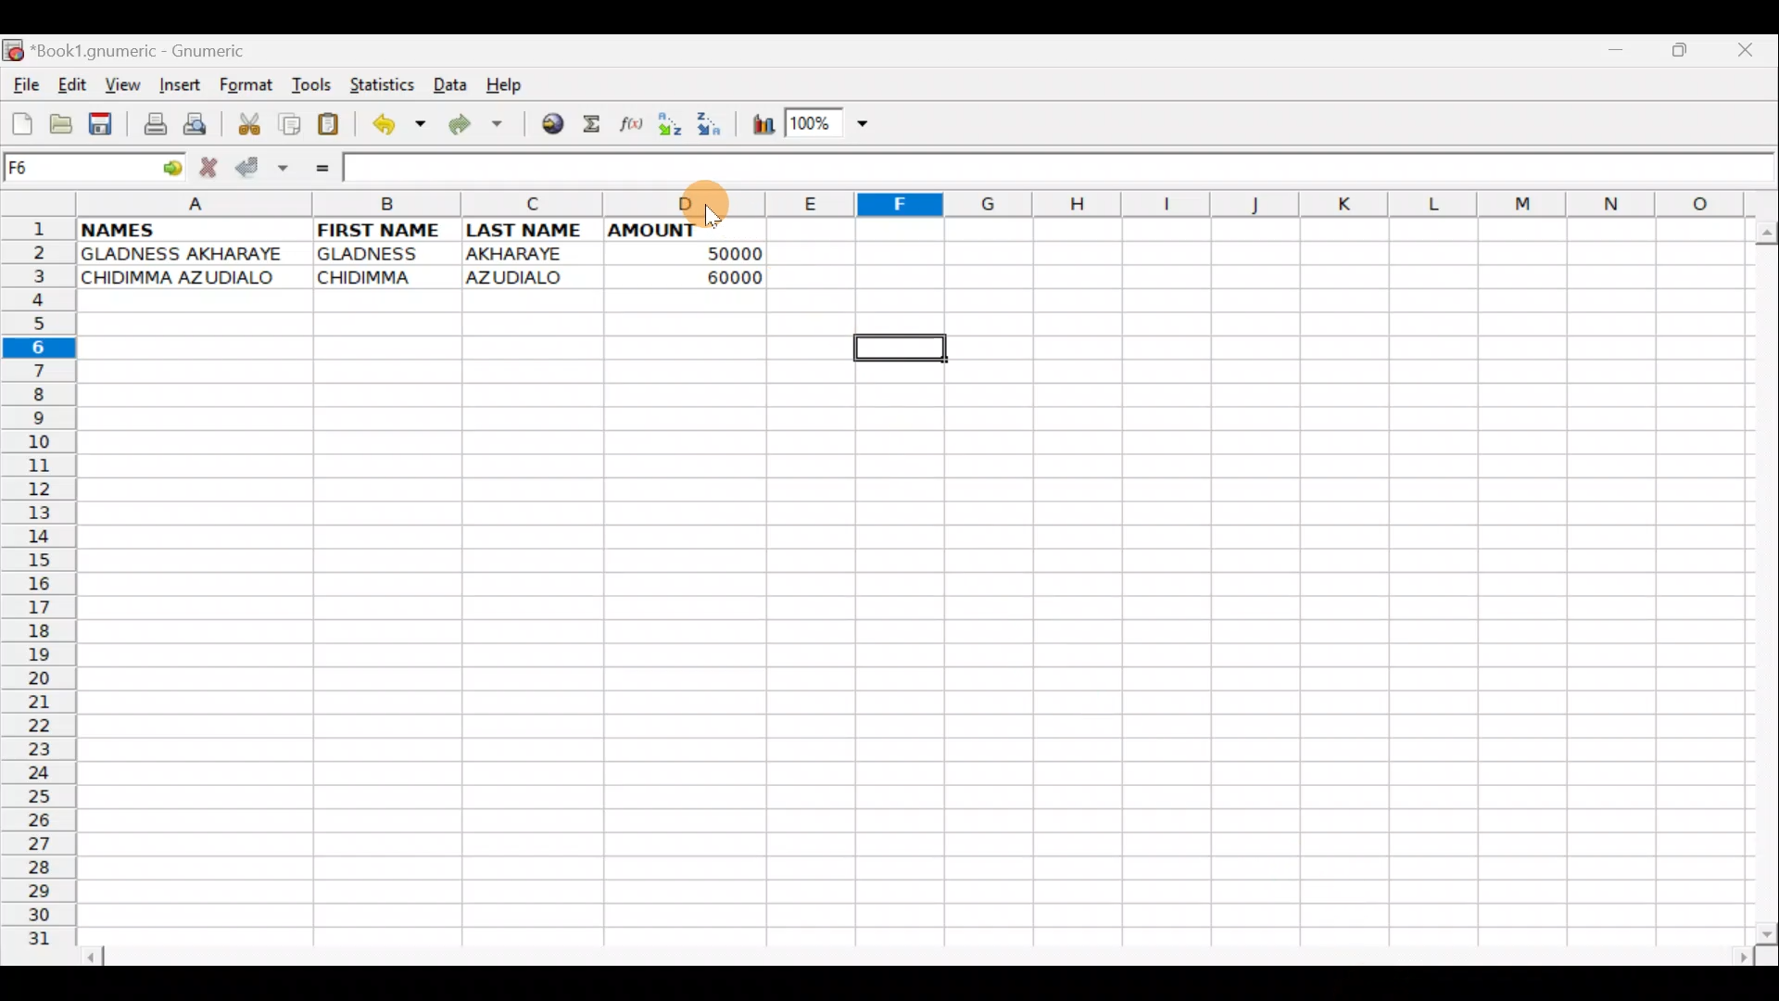  I want to click on Scroll bar, so click(911, 953).